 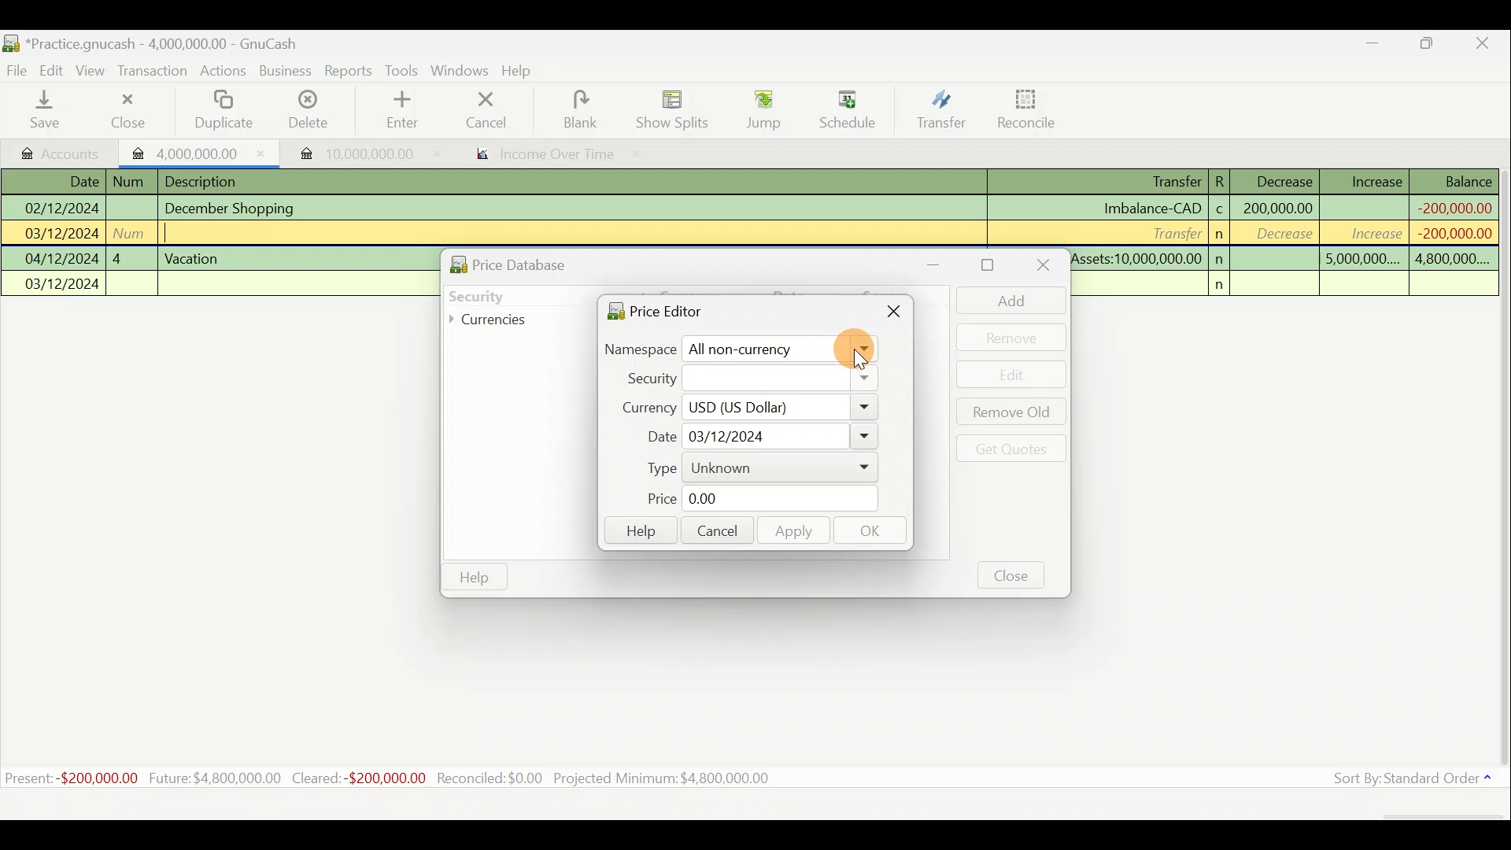 I want to click on num, so click(x=133, y=232).